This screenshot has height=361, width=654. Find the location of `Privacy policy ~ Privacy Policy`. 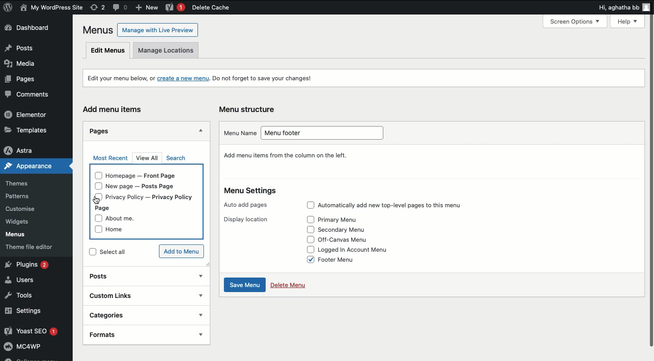

Privacy policy ~ Privacy Policy is located at coordinates (157, 197).